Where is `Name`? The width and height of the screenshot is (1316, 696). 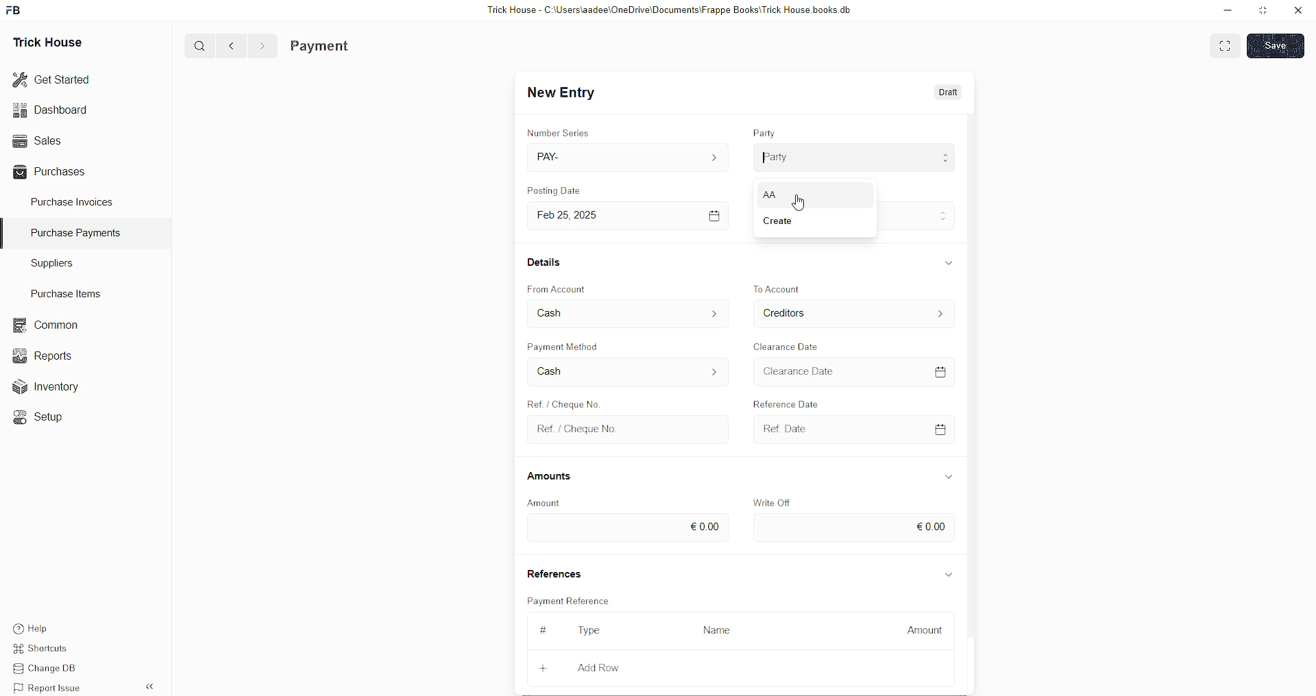
Name is located at coordinates (721, 630).